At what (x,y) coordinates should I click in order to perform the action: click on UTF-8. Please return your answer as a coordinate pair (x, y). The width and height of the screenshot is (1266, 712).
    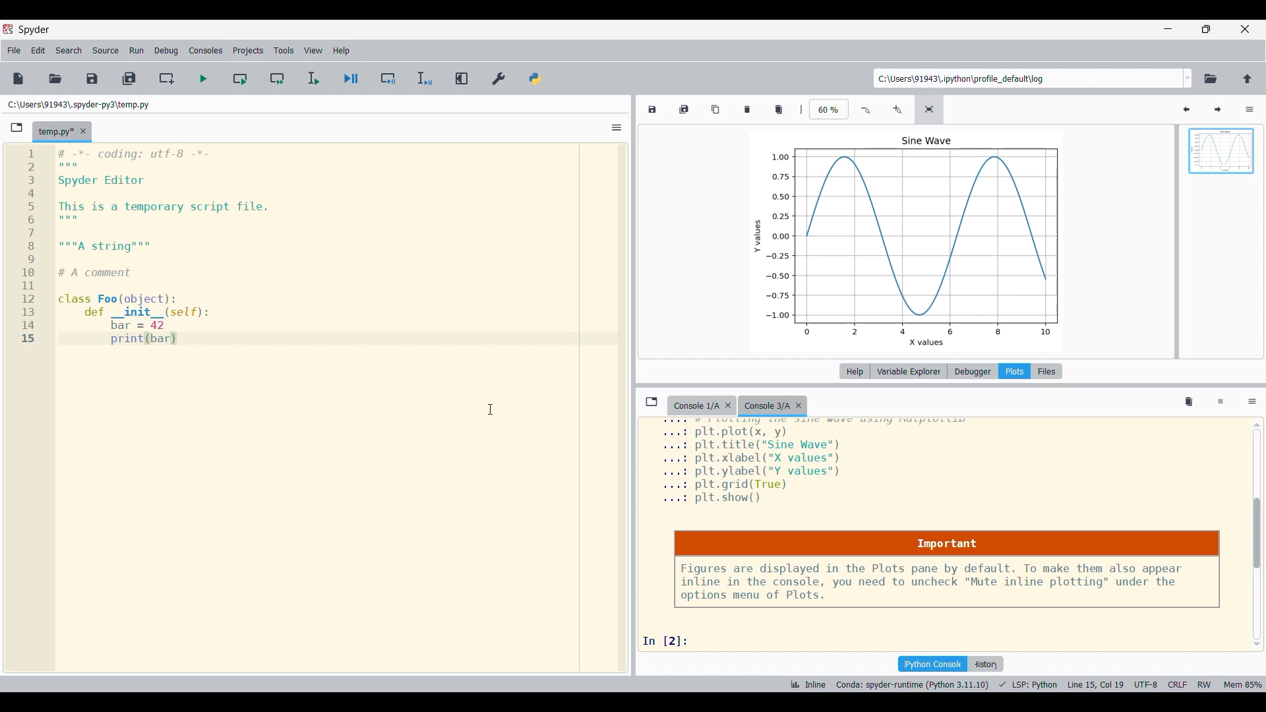
    Looking at the image, I should click on (1146, 684).